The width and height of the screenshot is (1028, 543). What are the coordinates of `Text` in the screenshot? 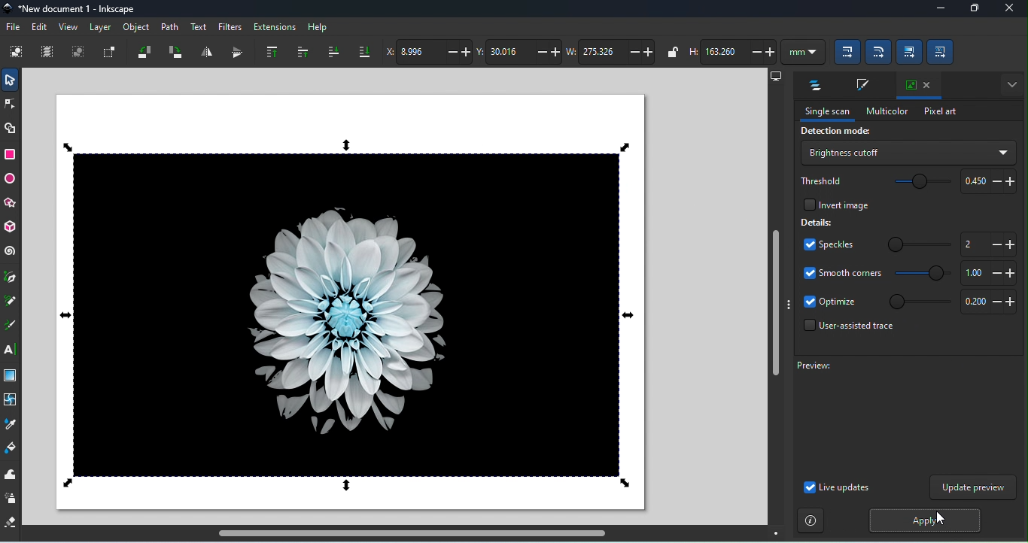 It's located at (199, 26).